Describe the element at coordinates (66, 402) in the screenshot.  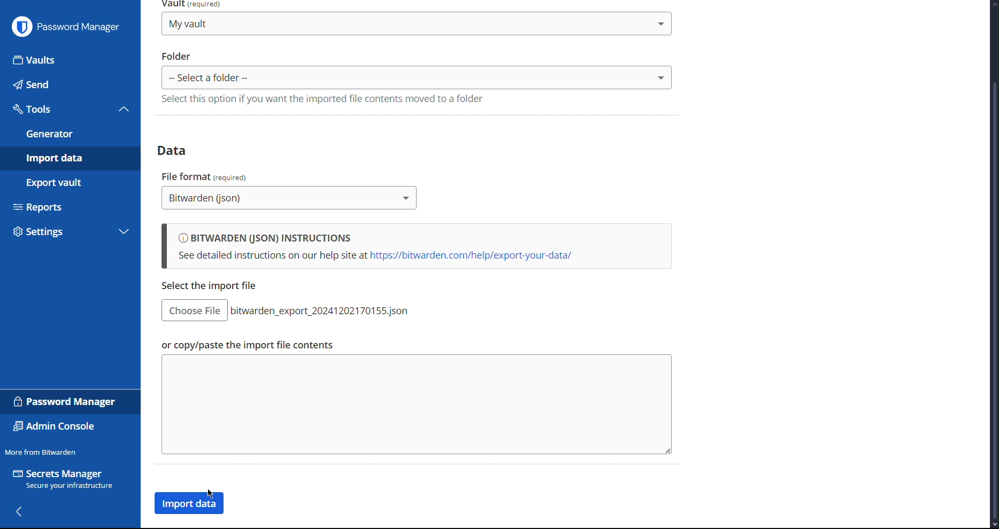
I see `Password Manager` at that location.